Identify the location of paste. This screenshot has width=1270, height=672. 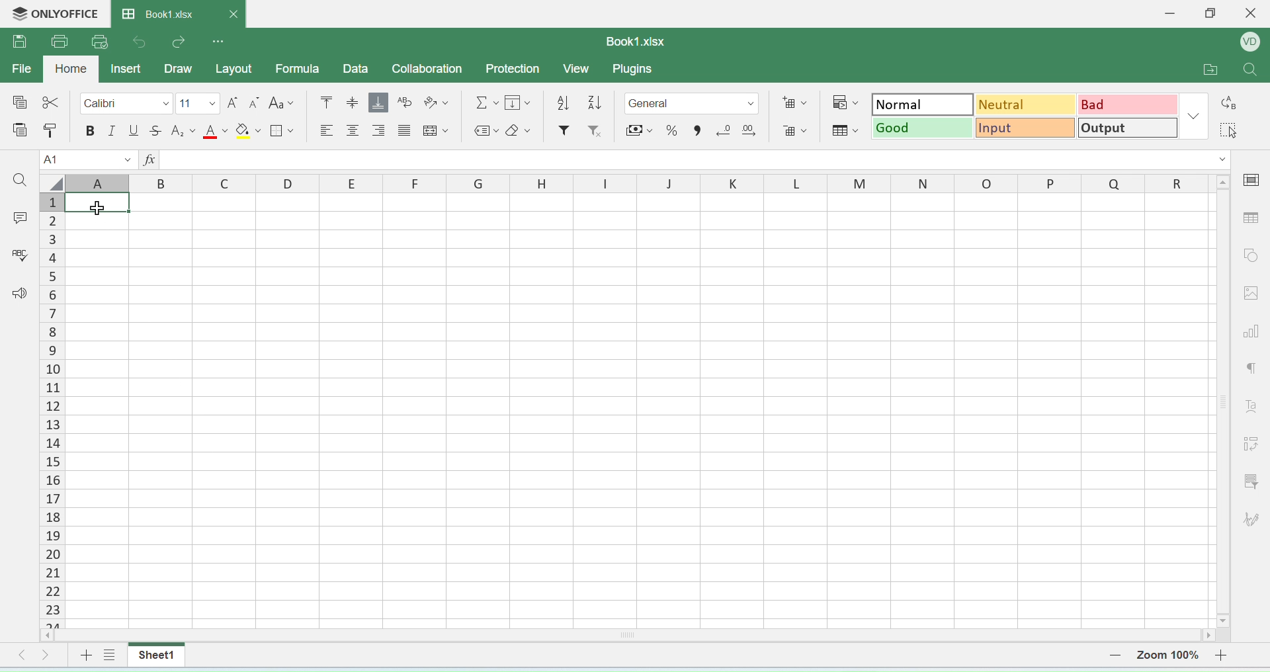
(22, 132).